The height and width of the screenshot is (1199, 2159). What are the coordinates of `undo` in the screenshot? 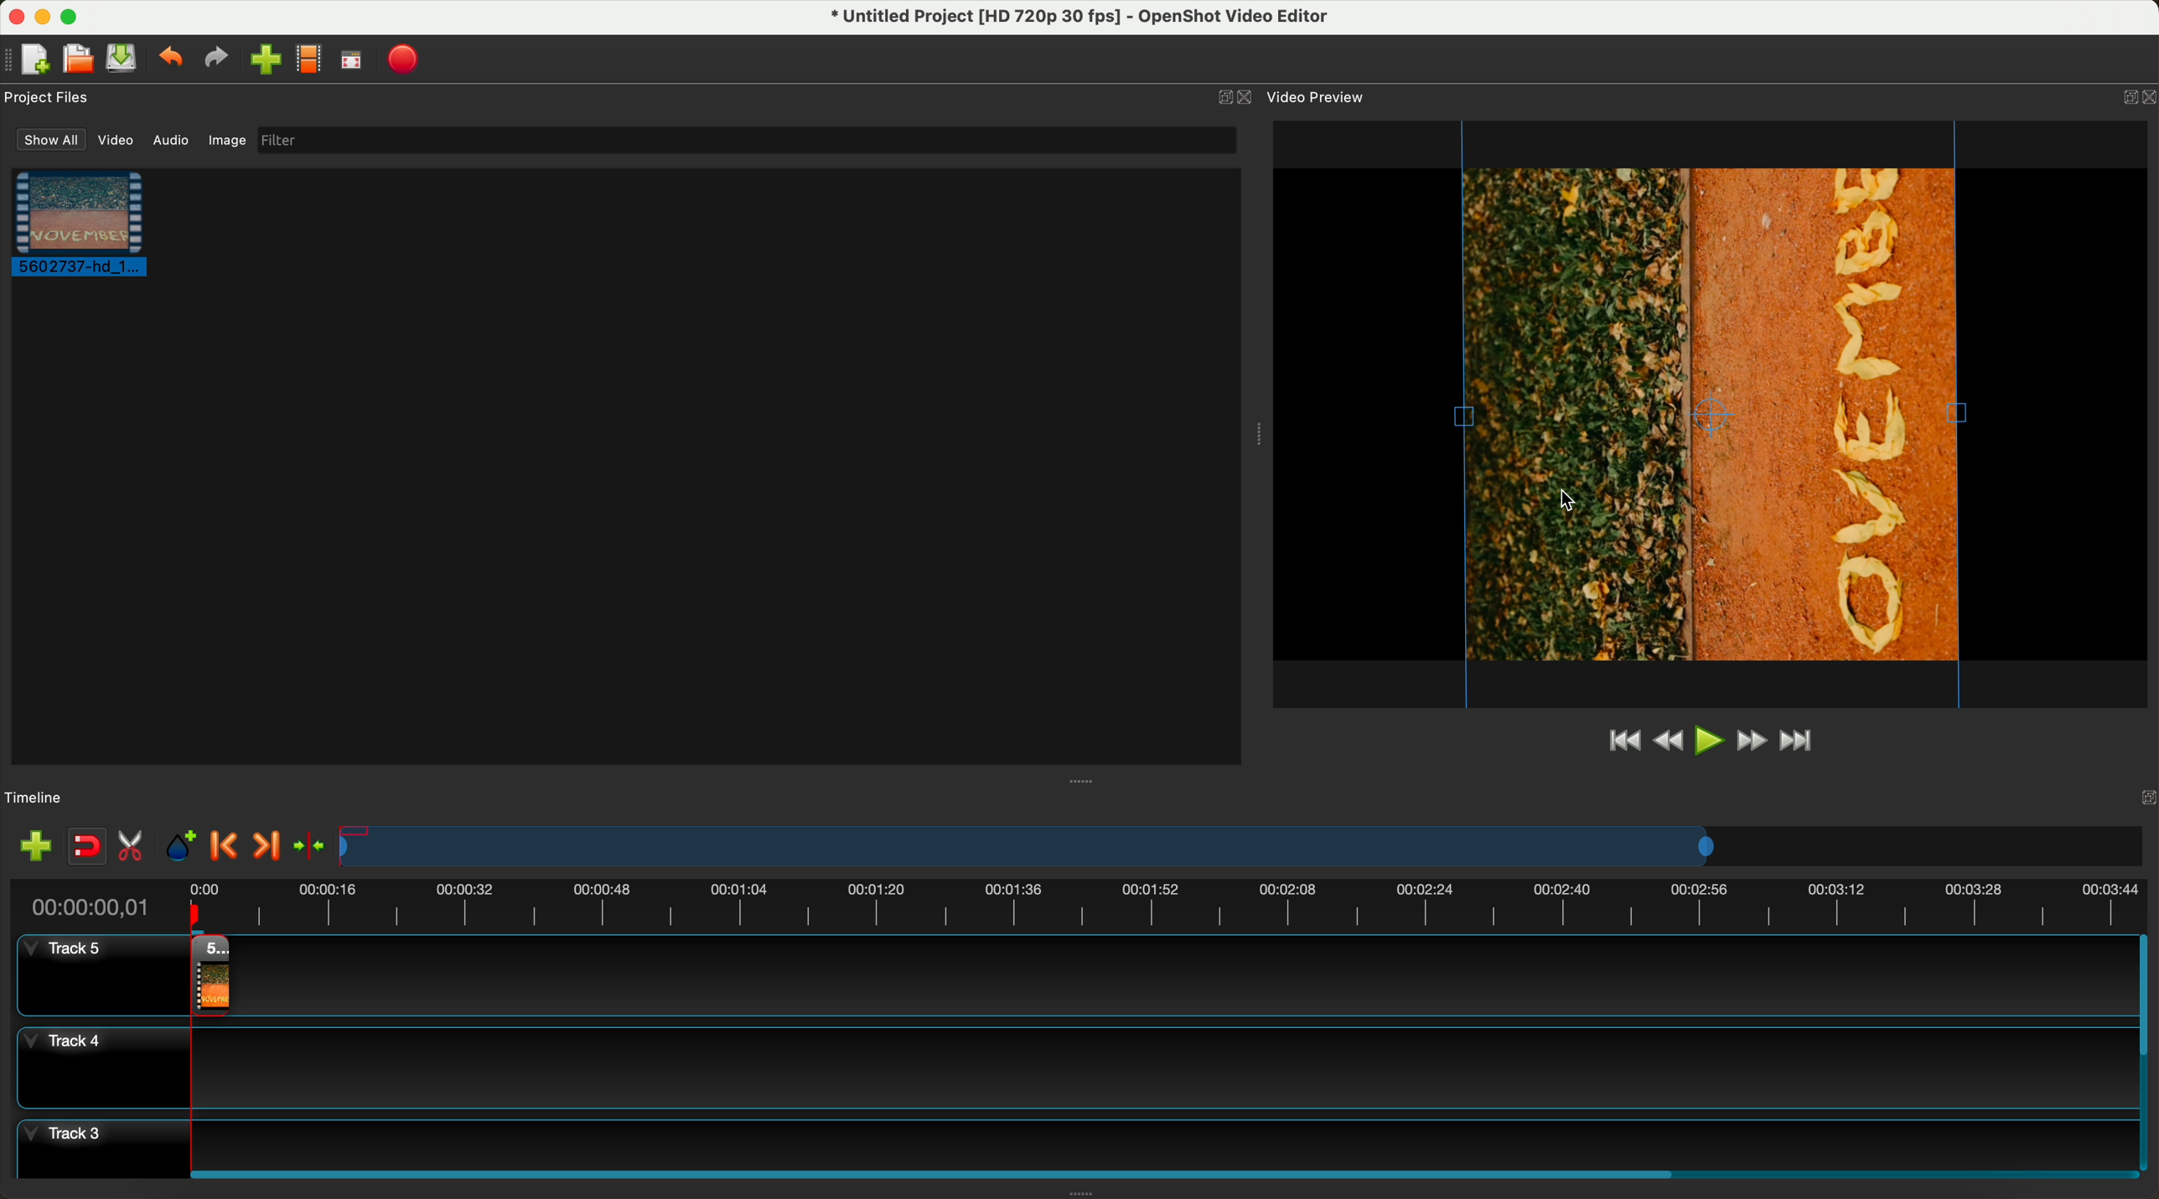 It's located at (172, 59).